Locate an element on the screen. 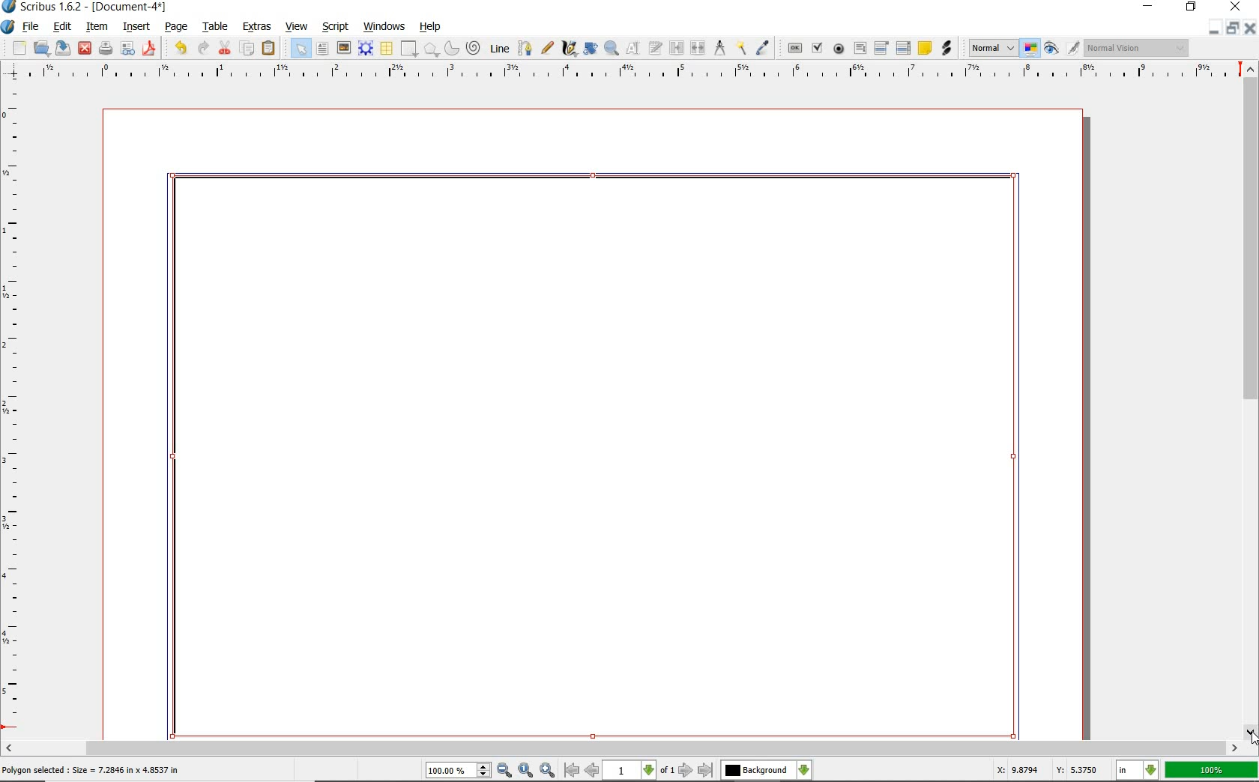 The width and height of the screenshot is (1259, 782). unlink text frames is located at coordinates (696, 46).